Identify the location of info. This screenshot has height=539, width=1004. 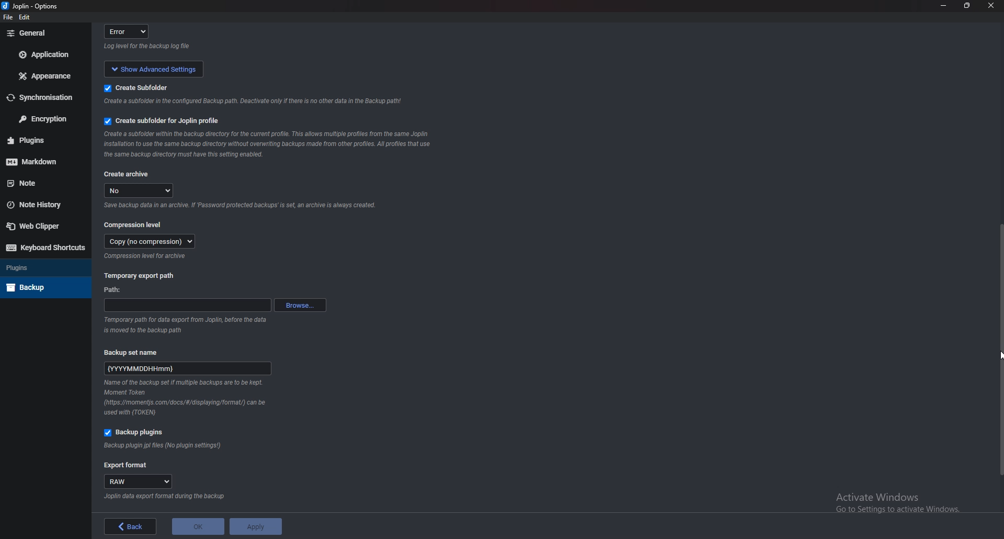
(189, 323).